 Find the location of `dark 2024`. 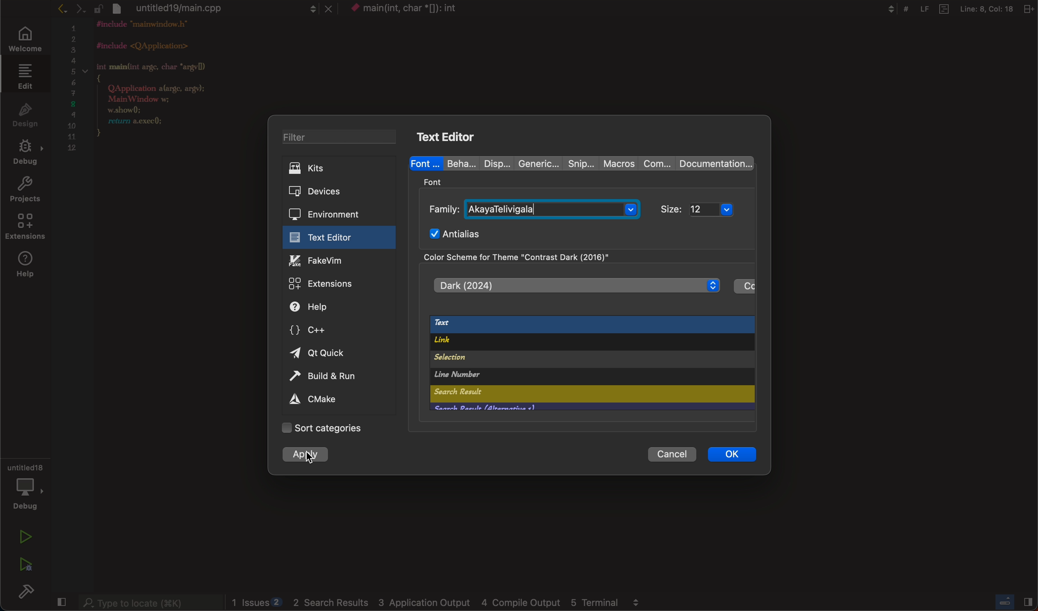

dark 2024 is located at coordinates (575, 285).